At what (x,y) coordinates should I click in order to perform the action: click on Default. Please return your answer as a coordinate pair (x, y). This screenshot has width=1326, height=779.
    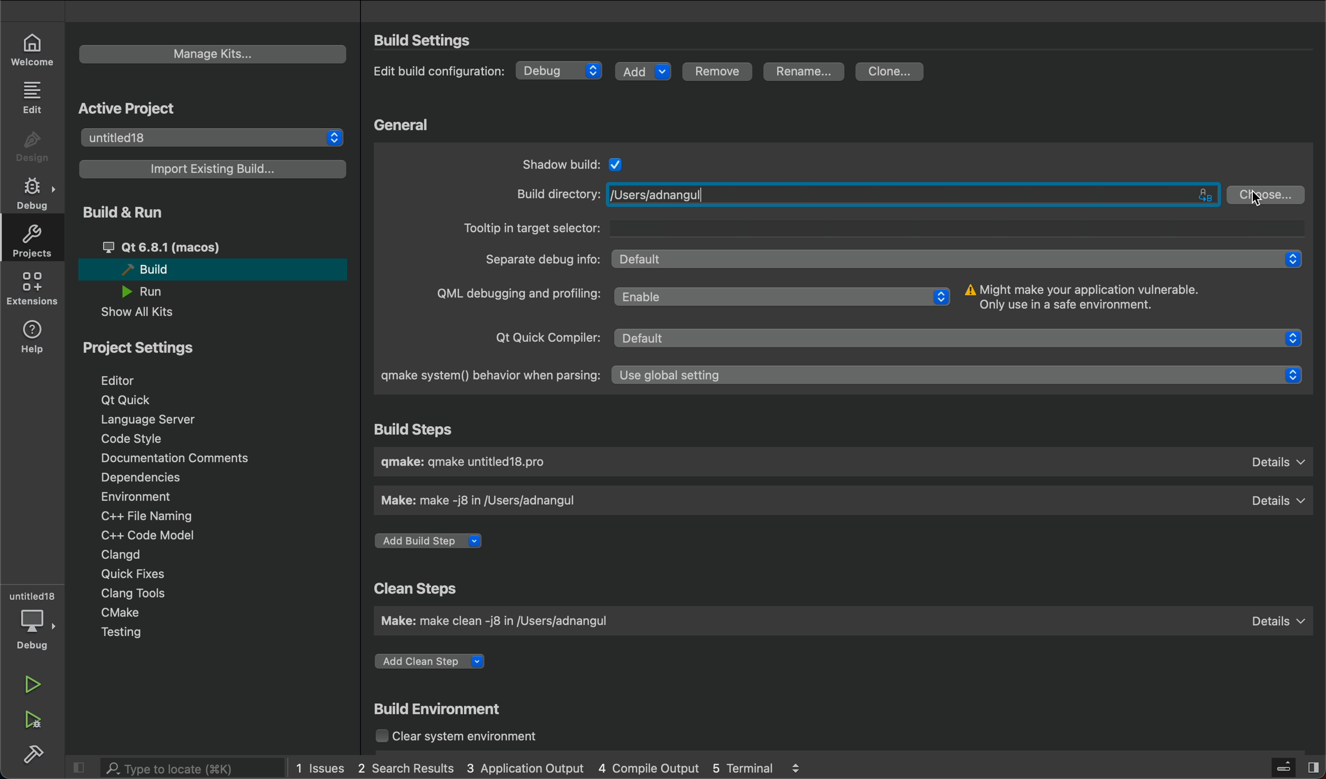
    Looking at the image, I should click on (962, 340).